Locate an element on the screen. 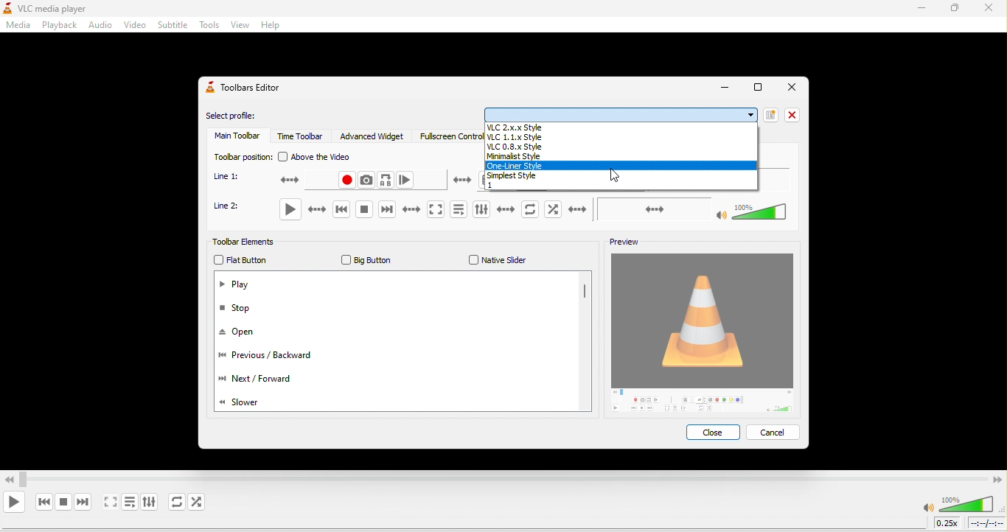  cancel is located at coordinates (776, 432).